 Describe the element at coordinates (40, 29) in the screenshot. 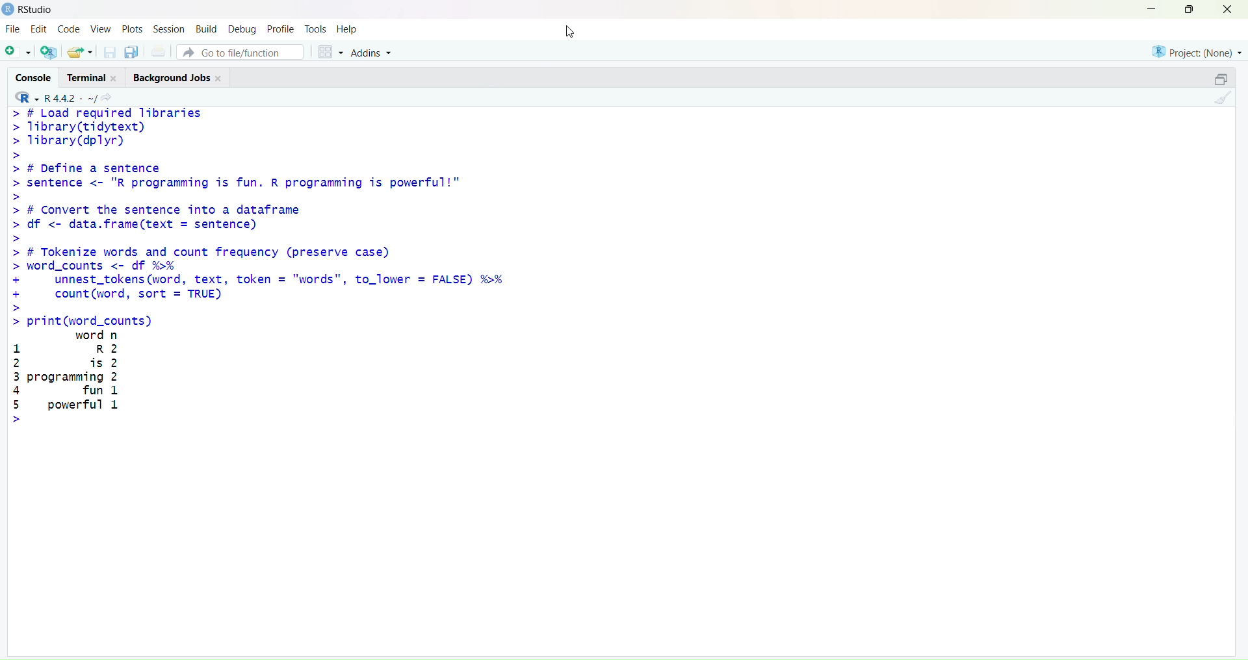

I see `Edit` at that location.